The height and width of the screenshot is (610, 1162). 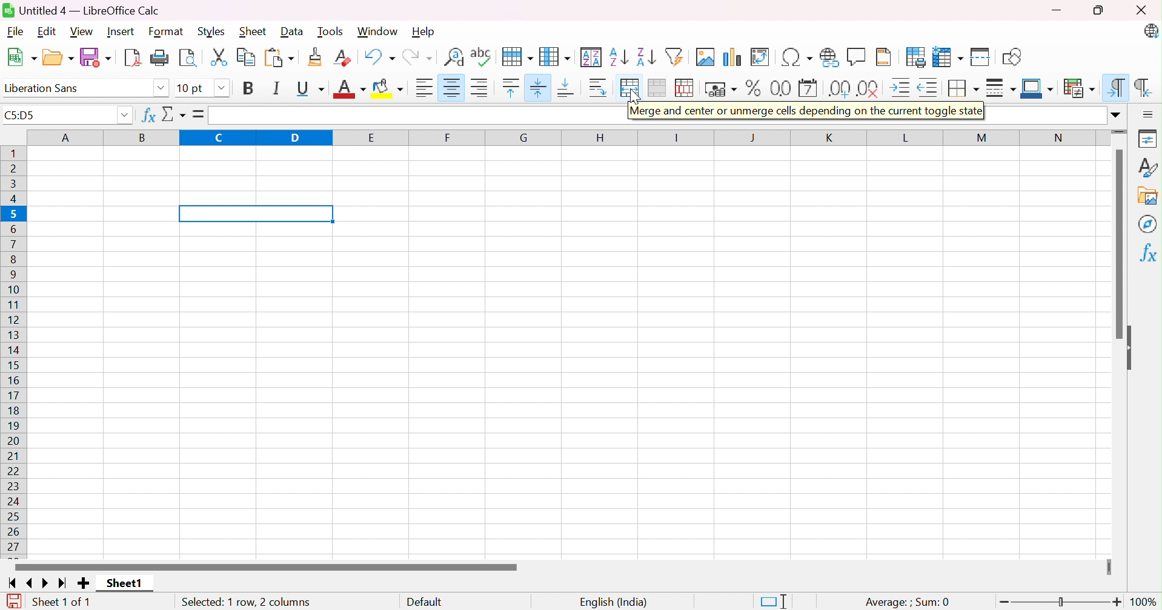 I want to click on Standard Selection. Click to change selection mode., so click(x=772, y=600).